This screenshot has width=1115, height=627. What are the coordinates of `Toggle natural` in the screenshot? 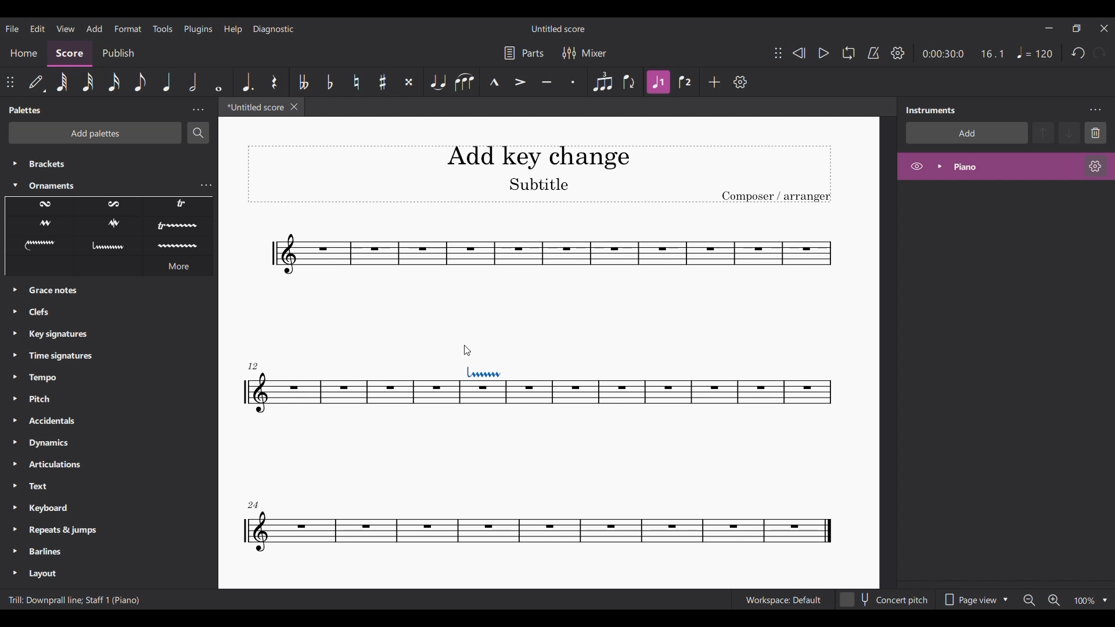 It's located at (355, 82).